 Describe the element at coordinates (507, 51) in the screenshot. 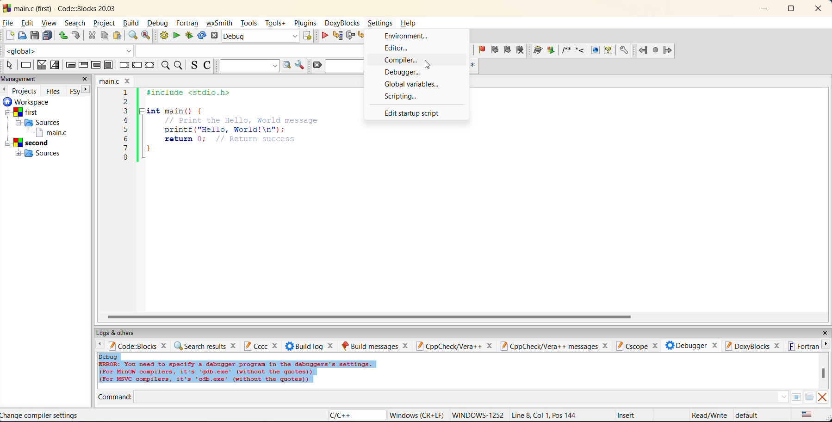

I see `next bookmark` at that location.